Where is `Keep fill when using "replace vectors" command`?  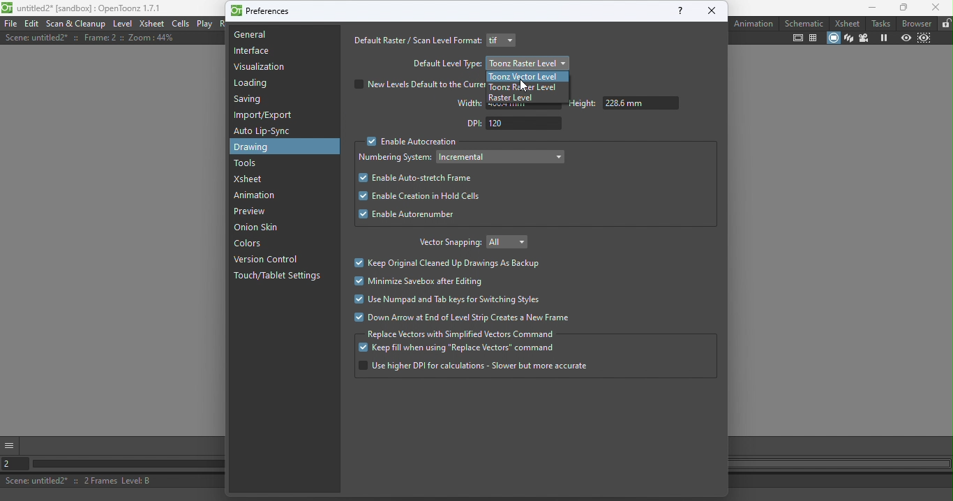 Keep fill when using "replace vectors" command is located at coordinates (458, 350).